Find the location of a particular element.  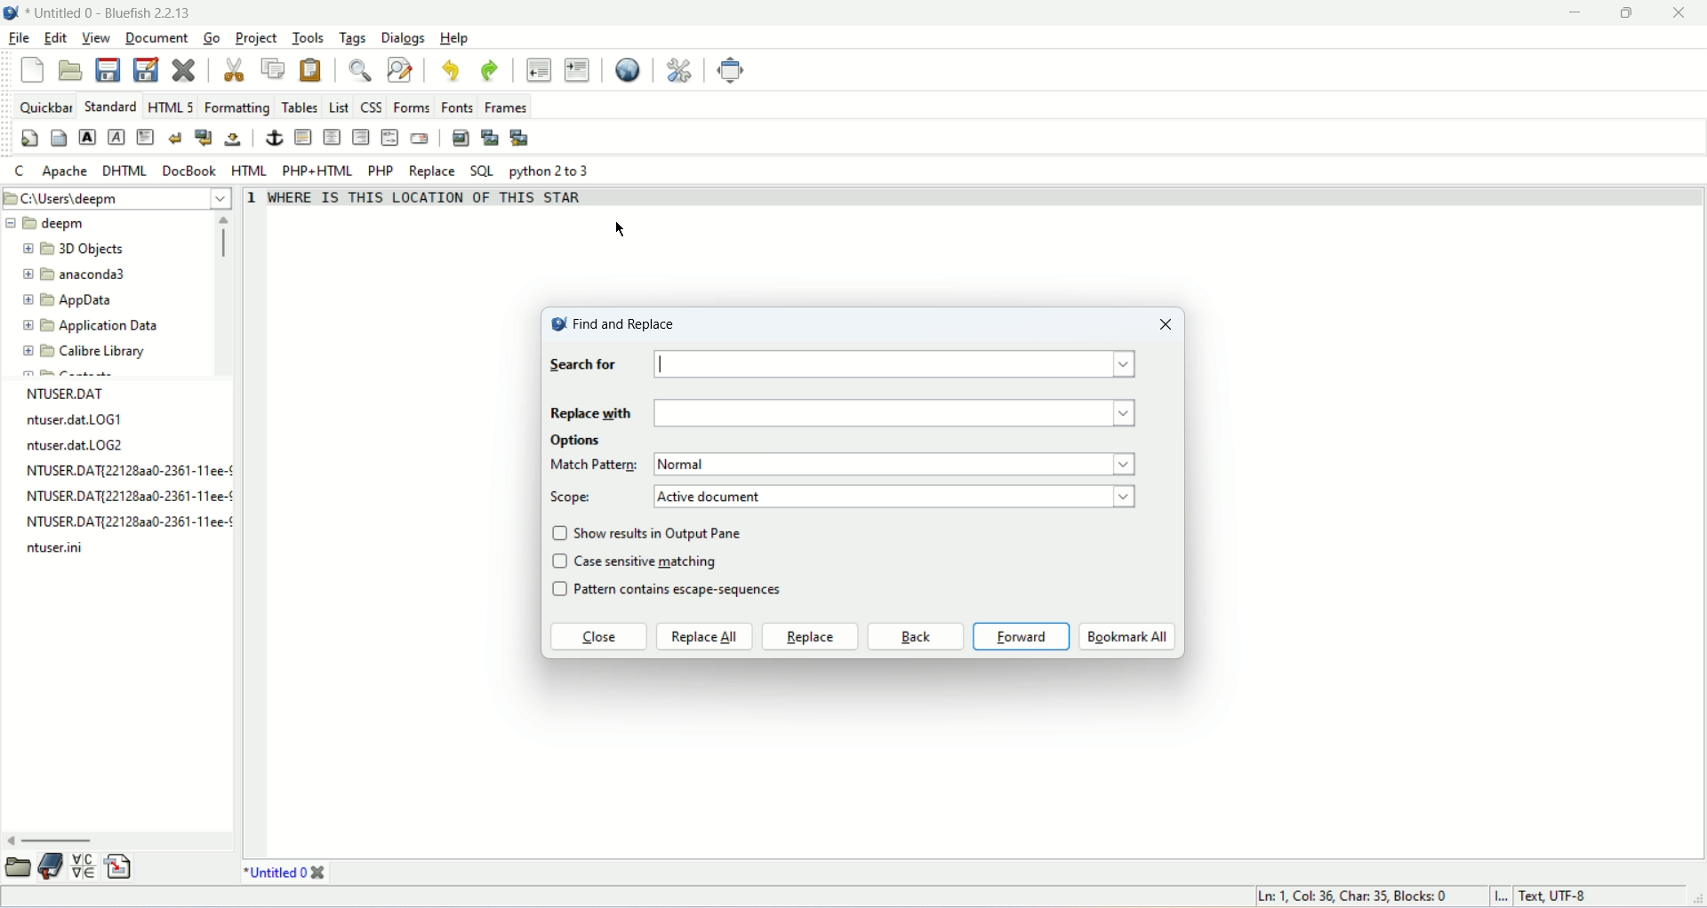

C is located at coordinates (21, 173).